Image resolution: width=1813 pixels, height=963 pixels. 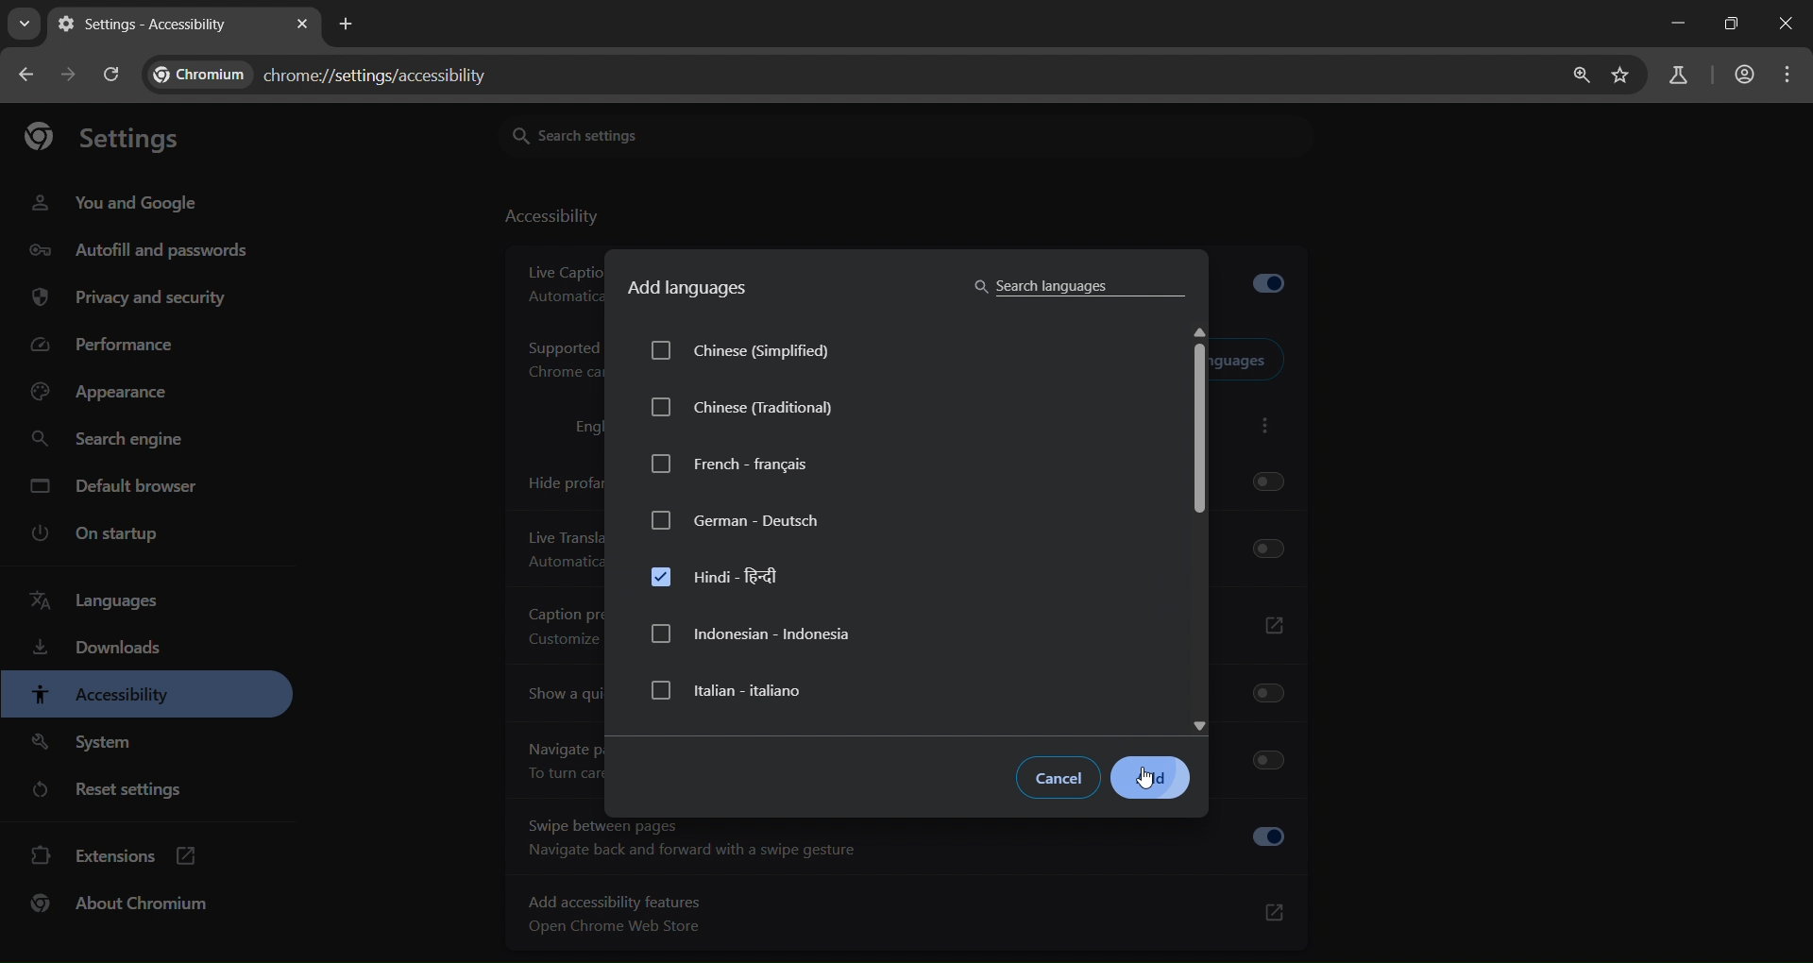 What do you see at coordinates (93, 600) in the screenshot?
I see `languages` at bounding box center [93, 600].